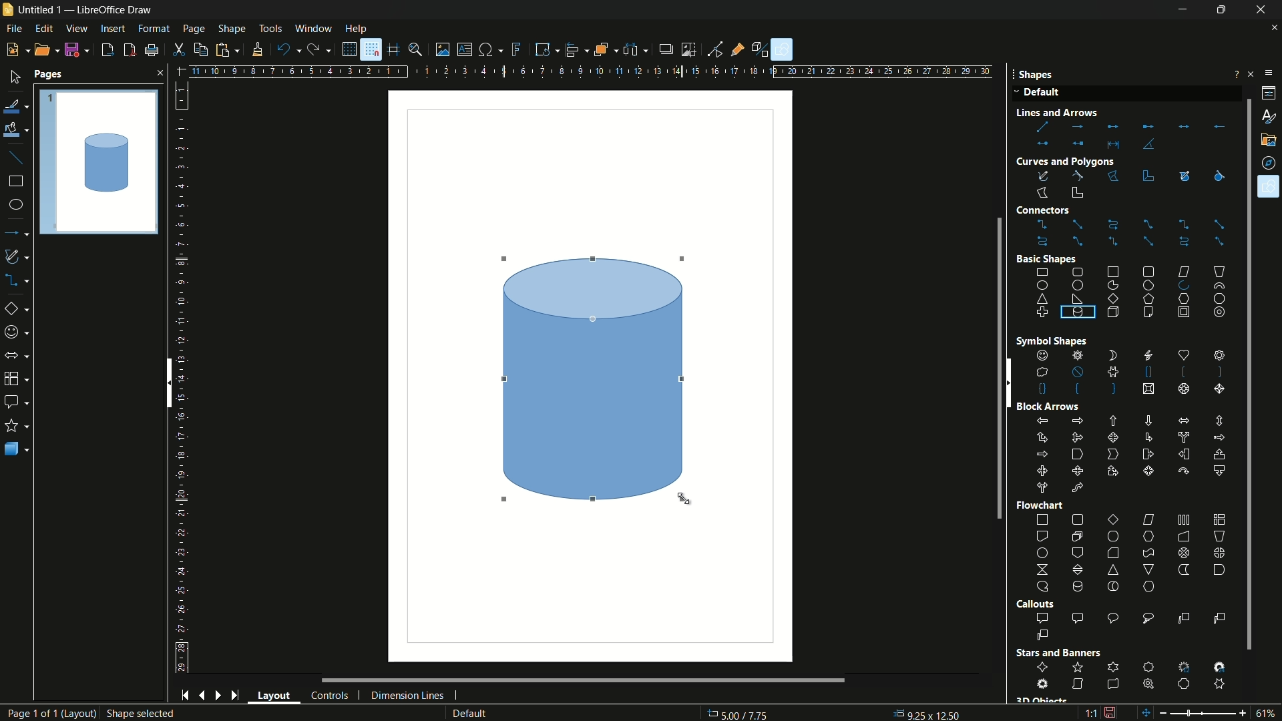 This screenshot has height=721, width=1282. What do you see at coordinates (130, 49) in the screenshot?
I see `export directly as pdf` at bounding box center [130, 49].